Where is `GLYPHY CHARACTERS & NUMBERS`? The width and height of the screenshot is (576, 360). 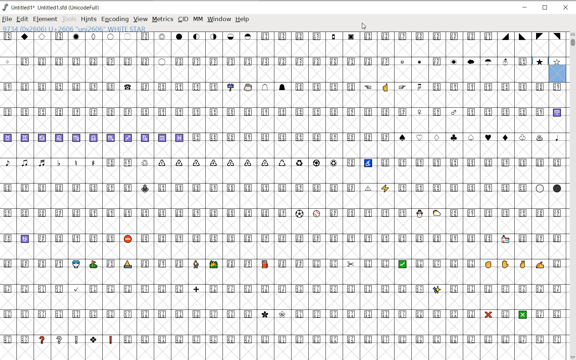
GLYPHY CHARACTERS & NUMBERS is located at coordinates (111, 253).